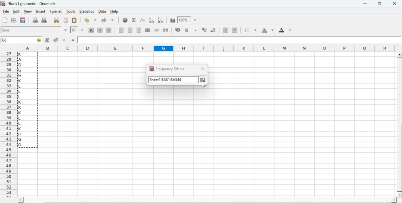 Image resolution: width=402 pixels, height=203 pixels. What do you see at coordinates (234, 30) in the screenshot?
I see `increase indent` at bounding box center [234, 30].